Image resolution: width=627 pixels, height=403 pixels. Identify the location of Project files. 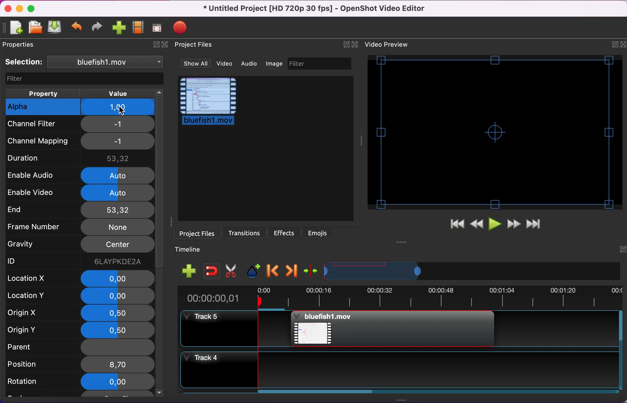
(193, 44).